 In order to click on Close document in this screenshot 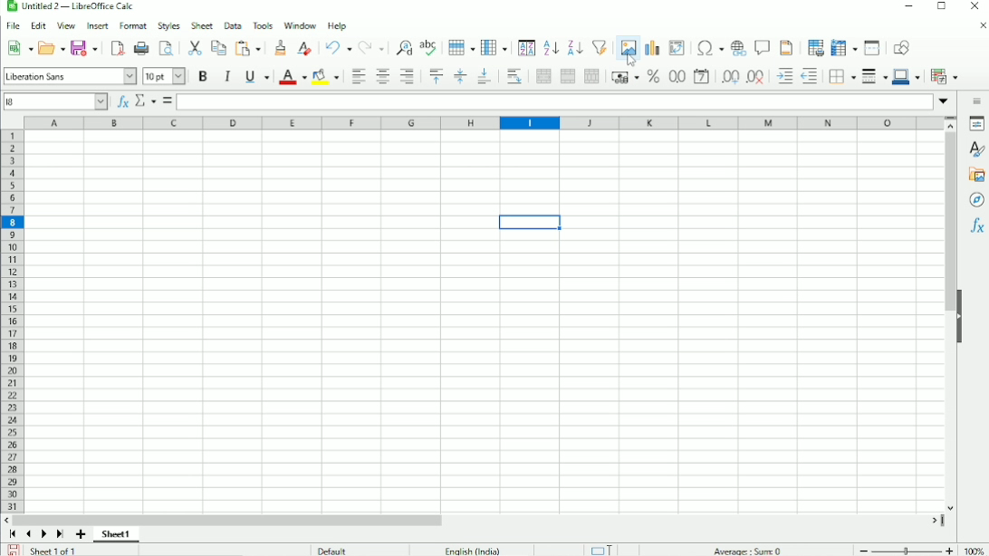, I will do `click(979, 26)`.